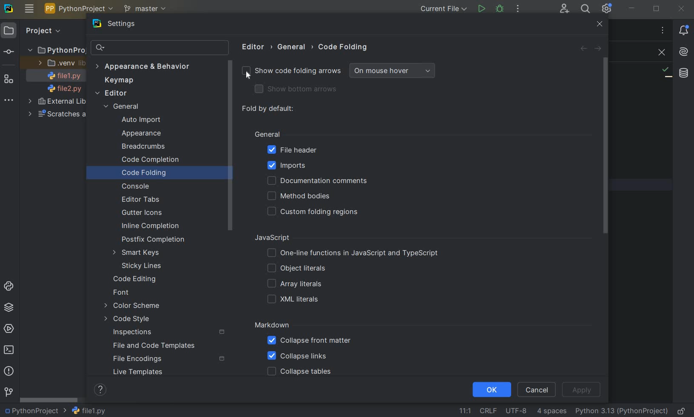 Image resolution: width=694 pixels, height=417 pixels. Describe the element at coordinates (10, 328) in the screenshot. I see `SERVICES` at that location.